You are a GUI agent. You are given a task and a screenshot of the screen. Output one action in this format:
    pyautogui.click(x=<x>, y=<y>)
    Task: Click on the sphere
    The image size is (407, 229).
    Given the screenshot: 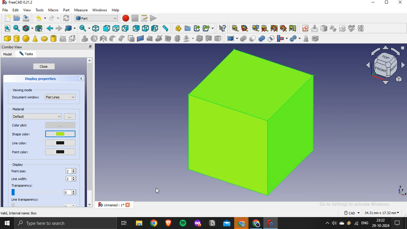 What is the action you would take?
    pyautogui.click(x=26, y=38)
    